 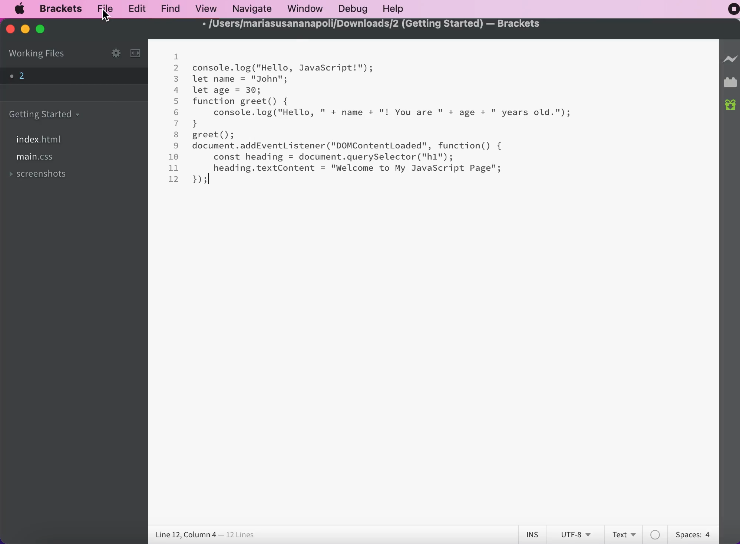 I want to click on find, so click(x=168, y=9).